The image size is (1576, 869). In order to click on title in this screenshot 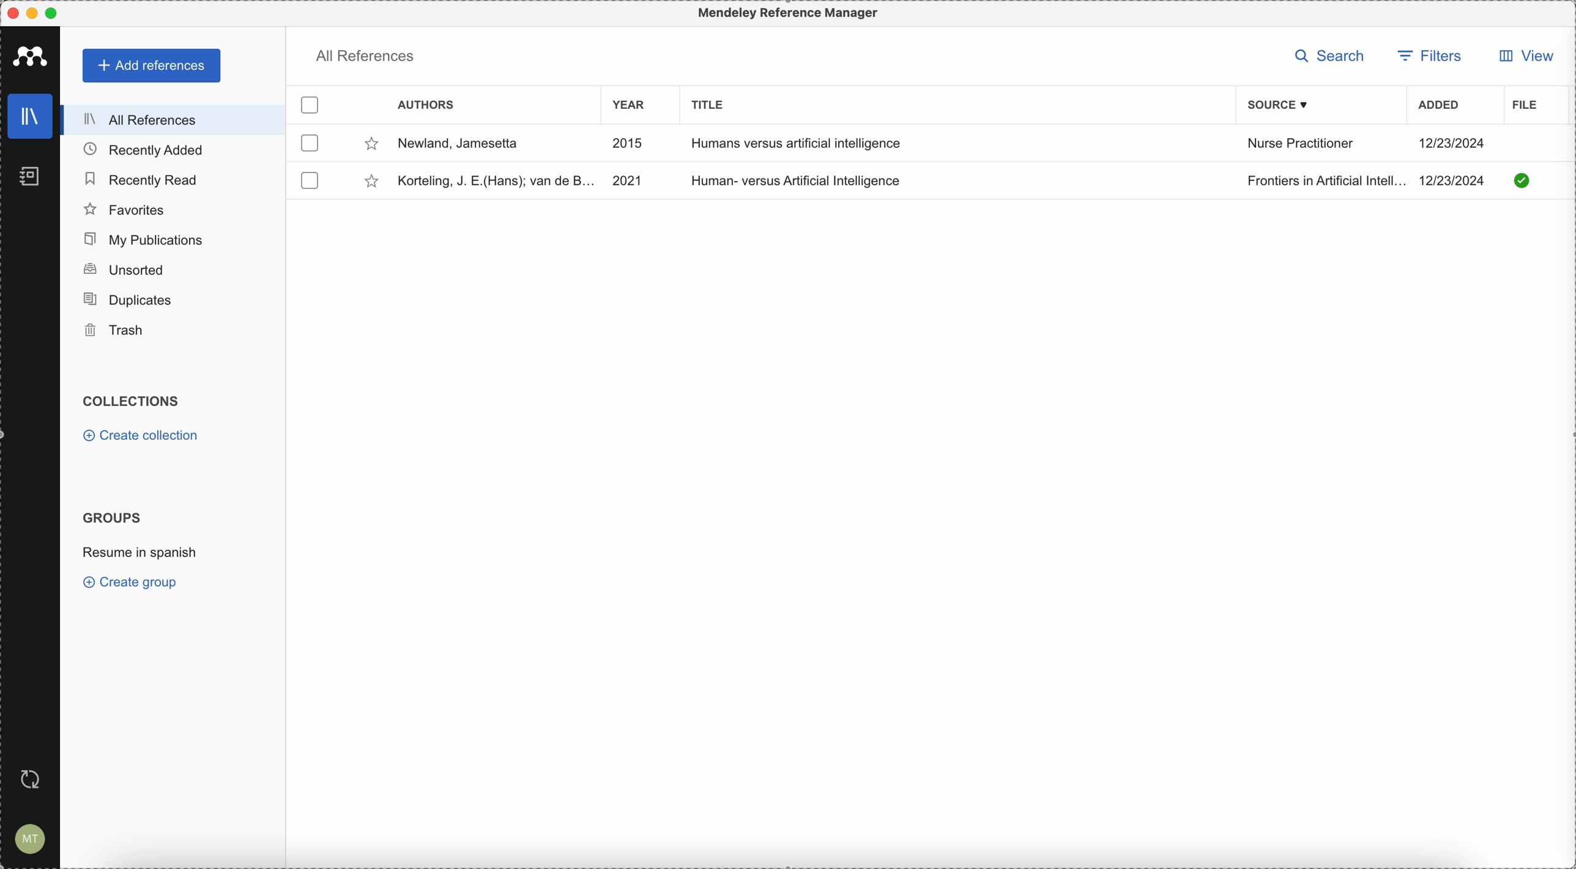, I will do `click(708, 103)`.